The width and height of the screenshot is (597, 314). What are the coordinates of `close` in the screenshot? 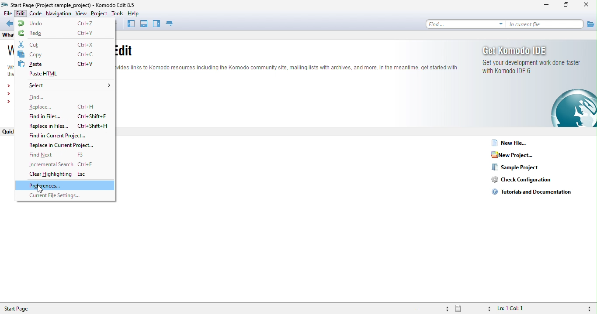 It's located at (588, 5).